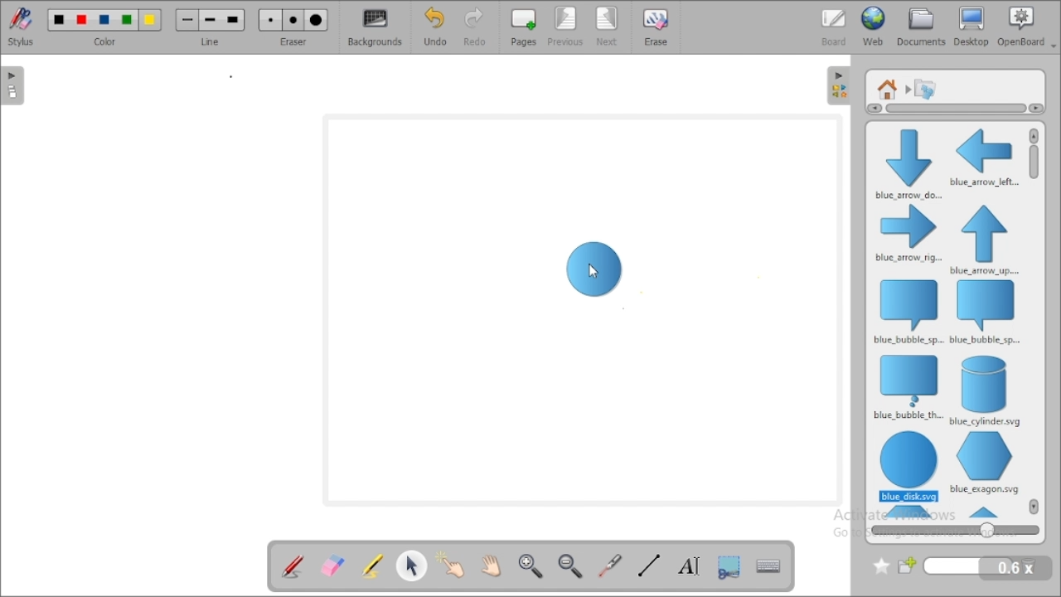  Describe the element at coordinates (906, 163) in the screenshot. I see `blue arrow down` at that location.